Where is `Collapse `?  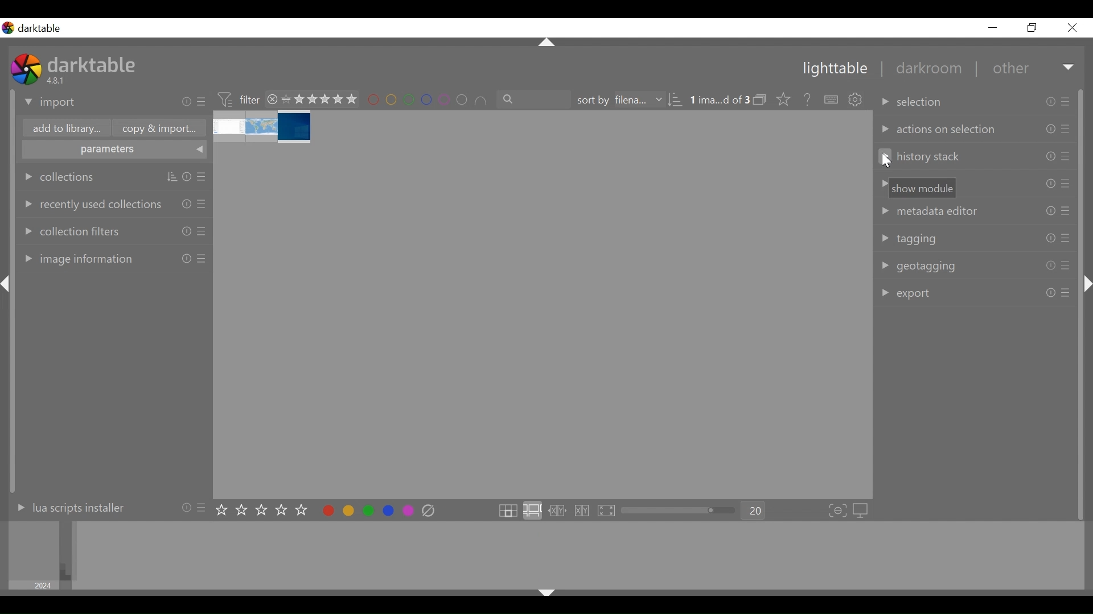
Collapse  is located at coordinates (546, 595).